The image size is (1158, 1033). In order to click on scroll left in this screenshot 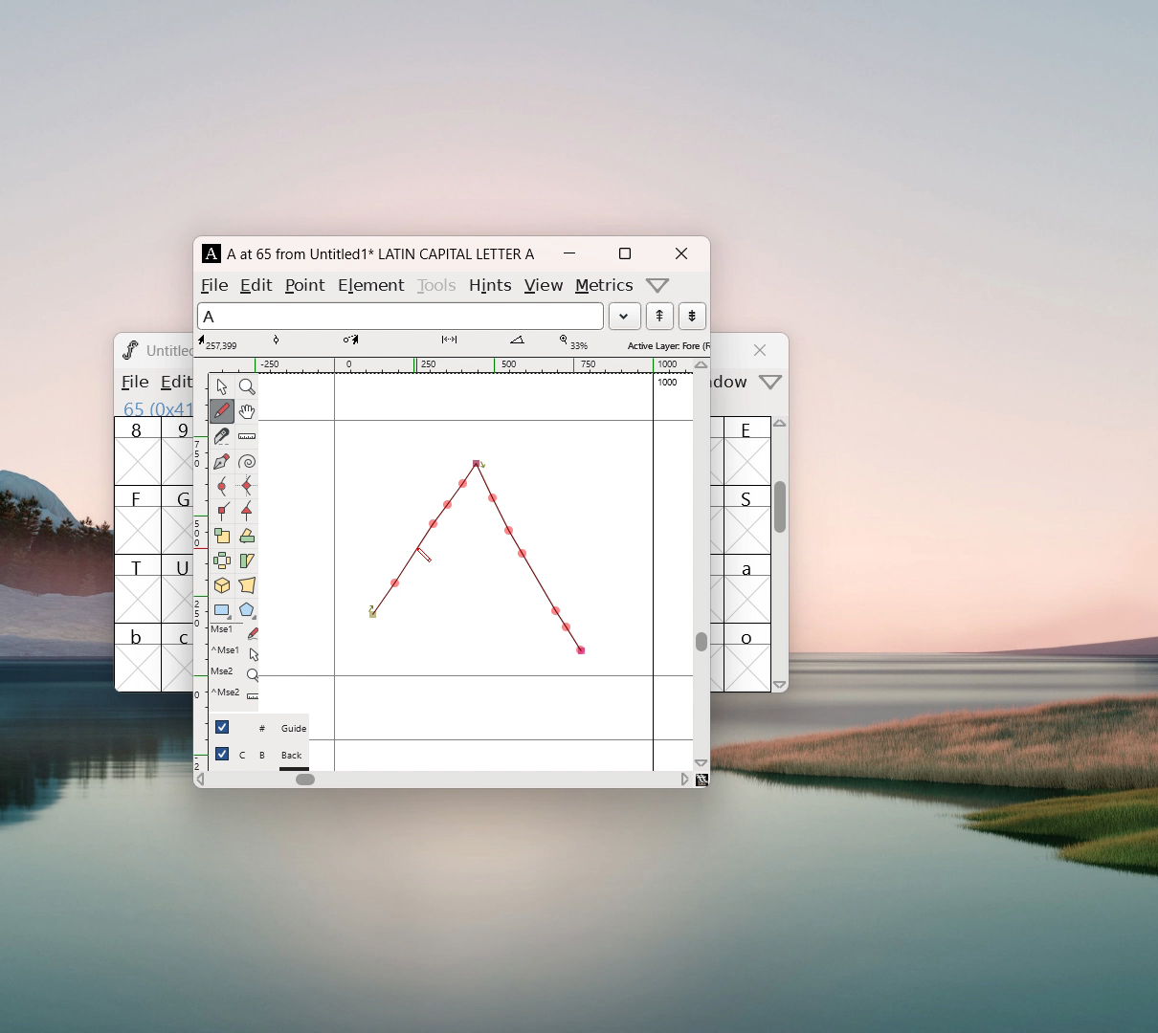, I will do `click(200, 781)`.